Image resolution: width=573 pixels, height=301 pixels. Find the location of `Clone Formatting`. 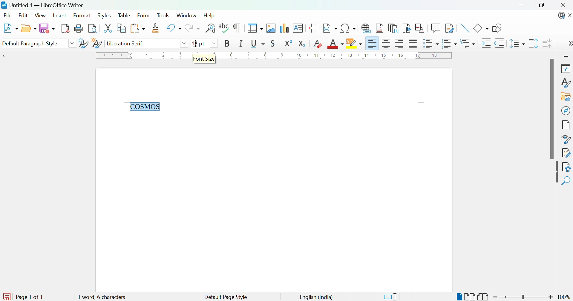

Clone Formatting is located at coordinates (157, 28).